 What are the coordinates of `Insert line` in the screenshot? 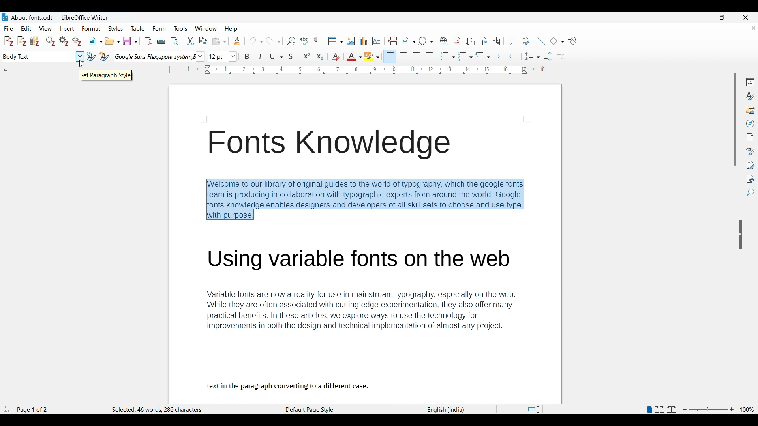 It's located at (542, 41).